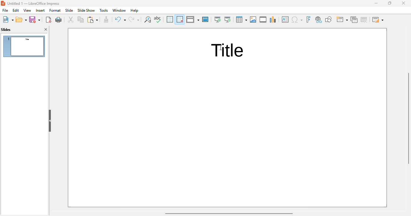 The image size is (411, 216). I want to click on minimize, so click(376, 3).